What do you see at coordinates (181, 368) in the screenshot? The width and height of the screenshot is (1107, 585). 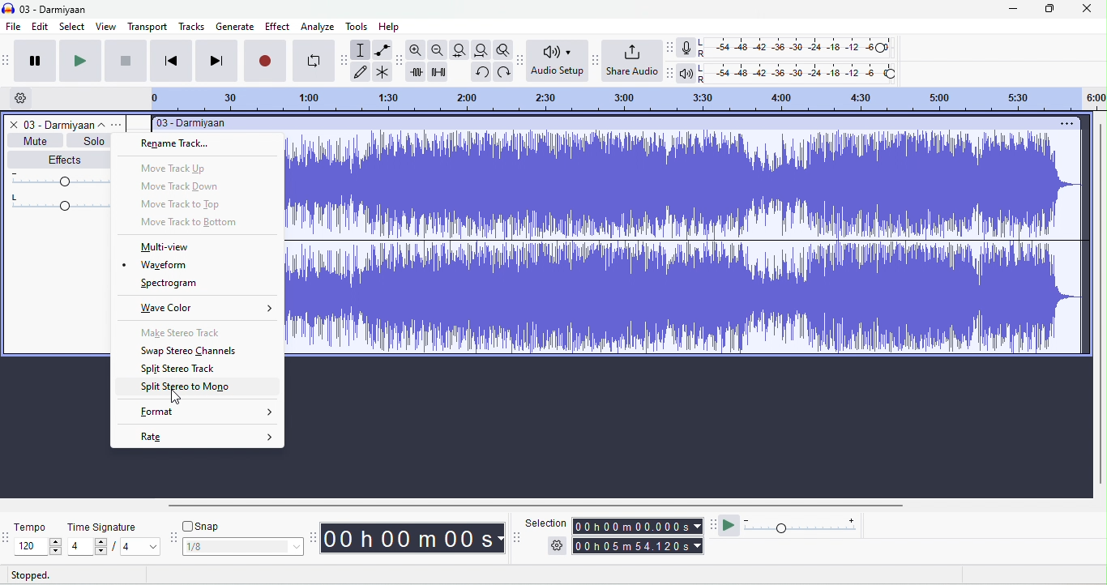 I see `split stereo track` at bounding box center [181, 368].